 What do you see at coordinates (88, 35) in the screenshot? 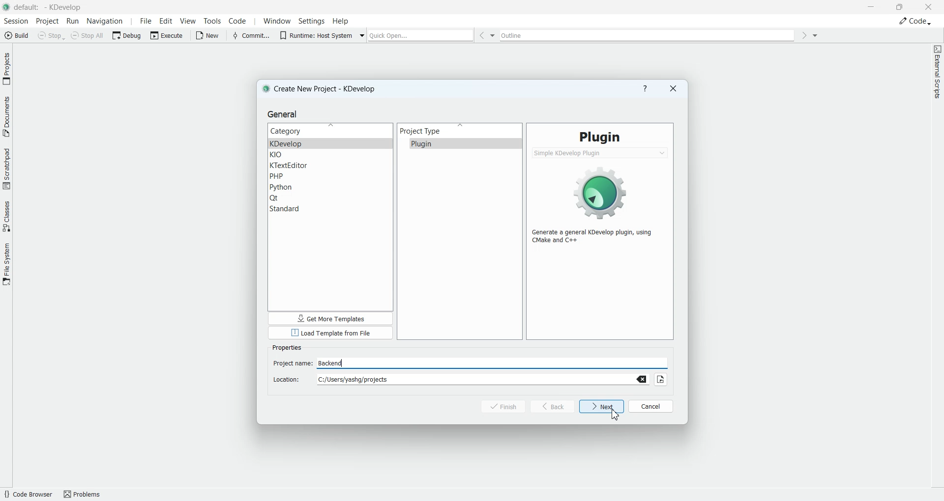
I see `Stop All` at bounding box center [88, 35].